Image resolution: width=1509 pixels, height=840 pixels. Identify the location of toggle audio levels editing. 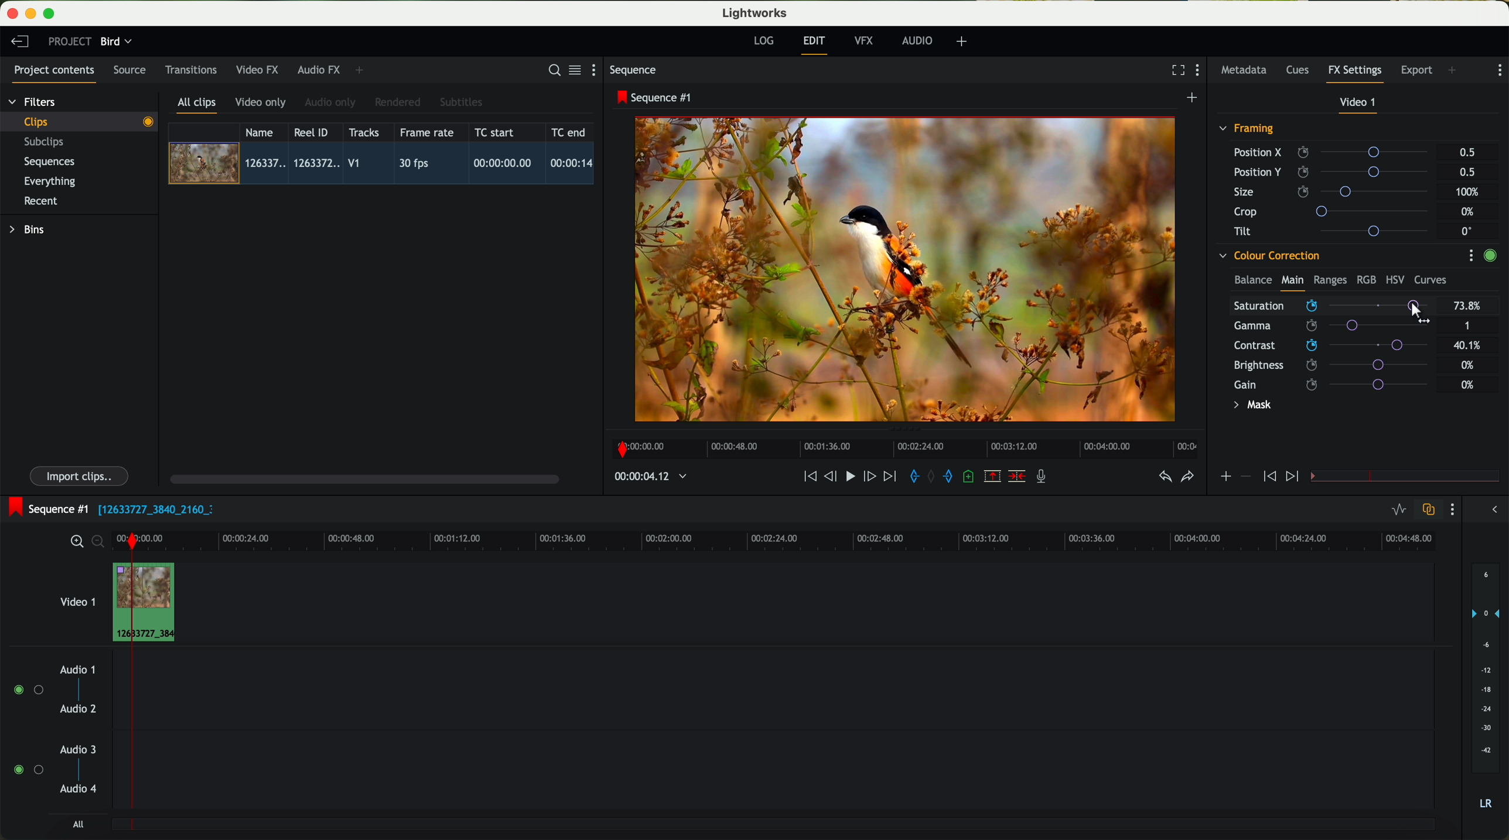
(1398, 511).